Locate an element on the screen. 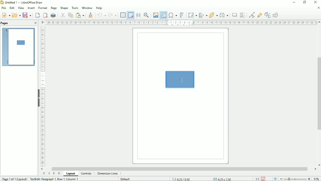 This screenshot has height=181, width=321. Open is located at coordinates (16, 15).